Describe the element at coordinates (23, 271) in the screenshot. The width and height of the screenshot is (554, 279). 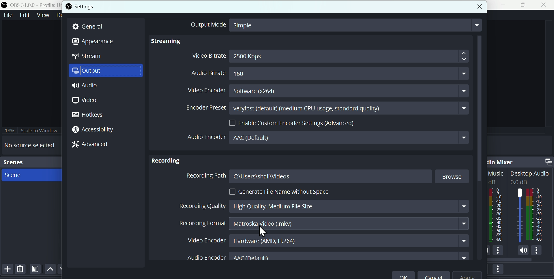
I see `Delete` at that location.